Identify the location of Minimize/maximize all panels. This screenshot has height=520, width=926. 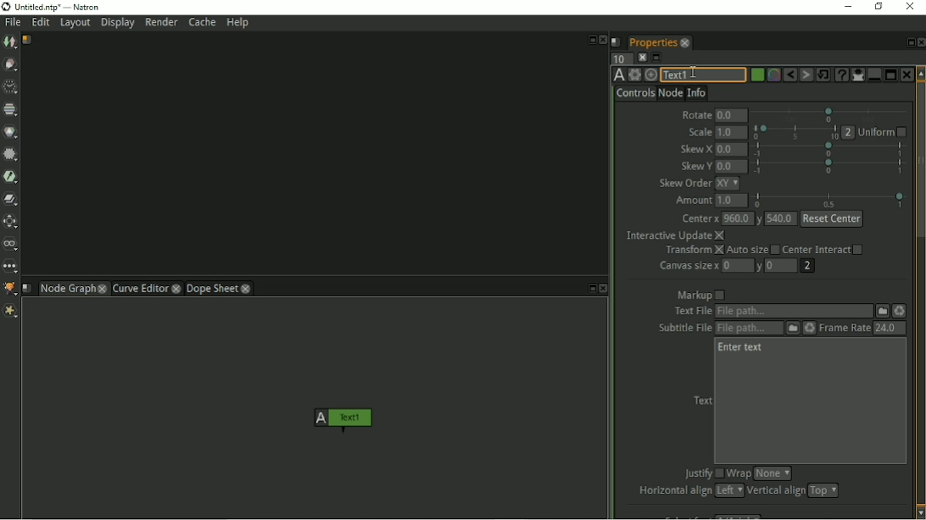
(657, 58).